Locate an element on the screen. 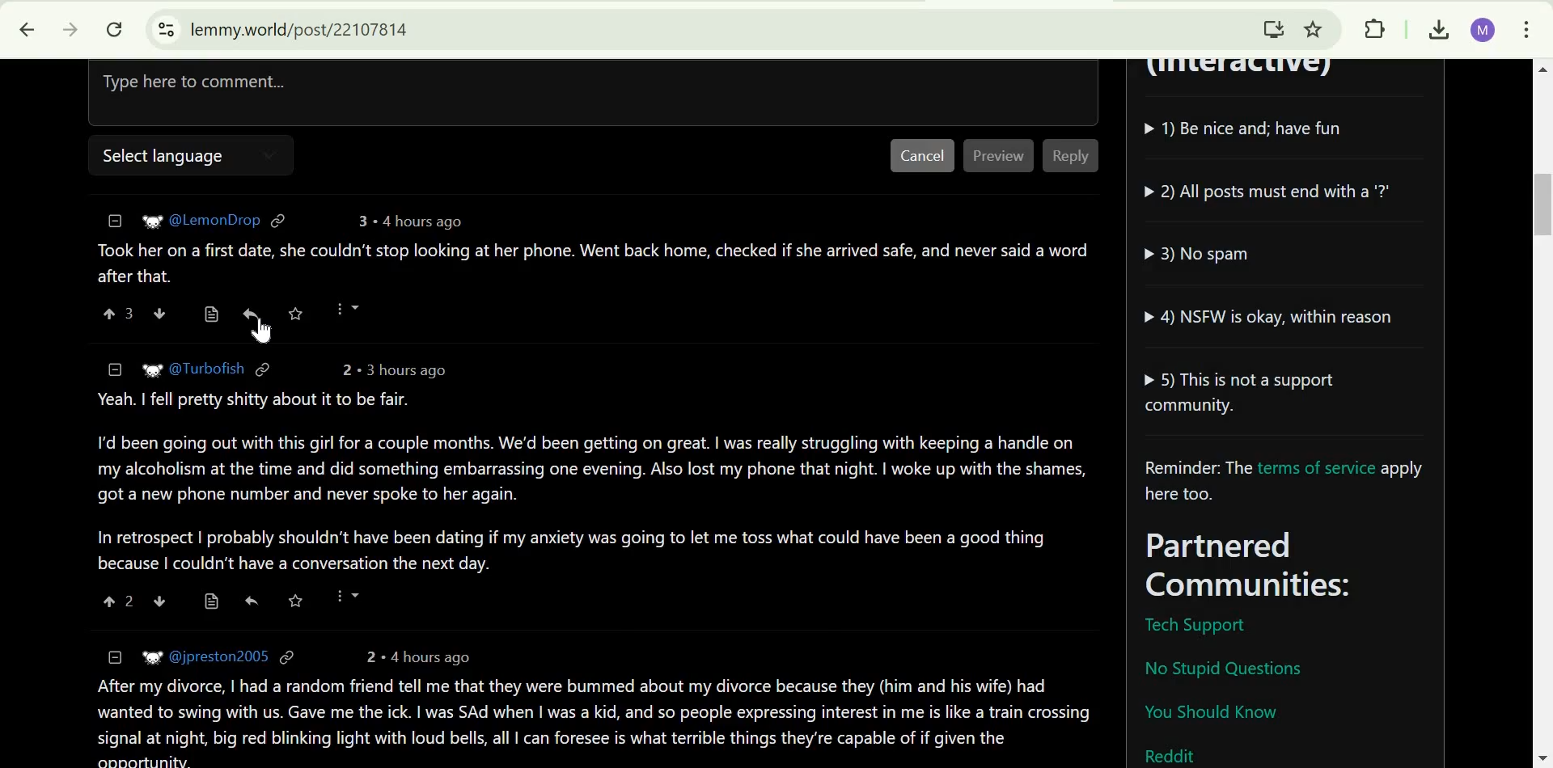 The width and height of the screenshot is (1553, 768). scrollbar is located at coordinates (1540, 414).